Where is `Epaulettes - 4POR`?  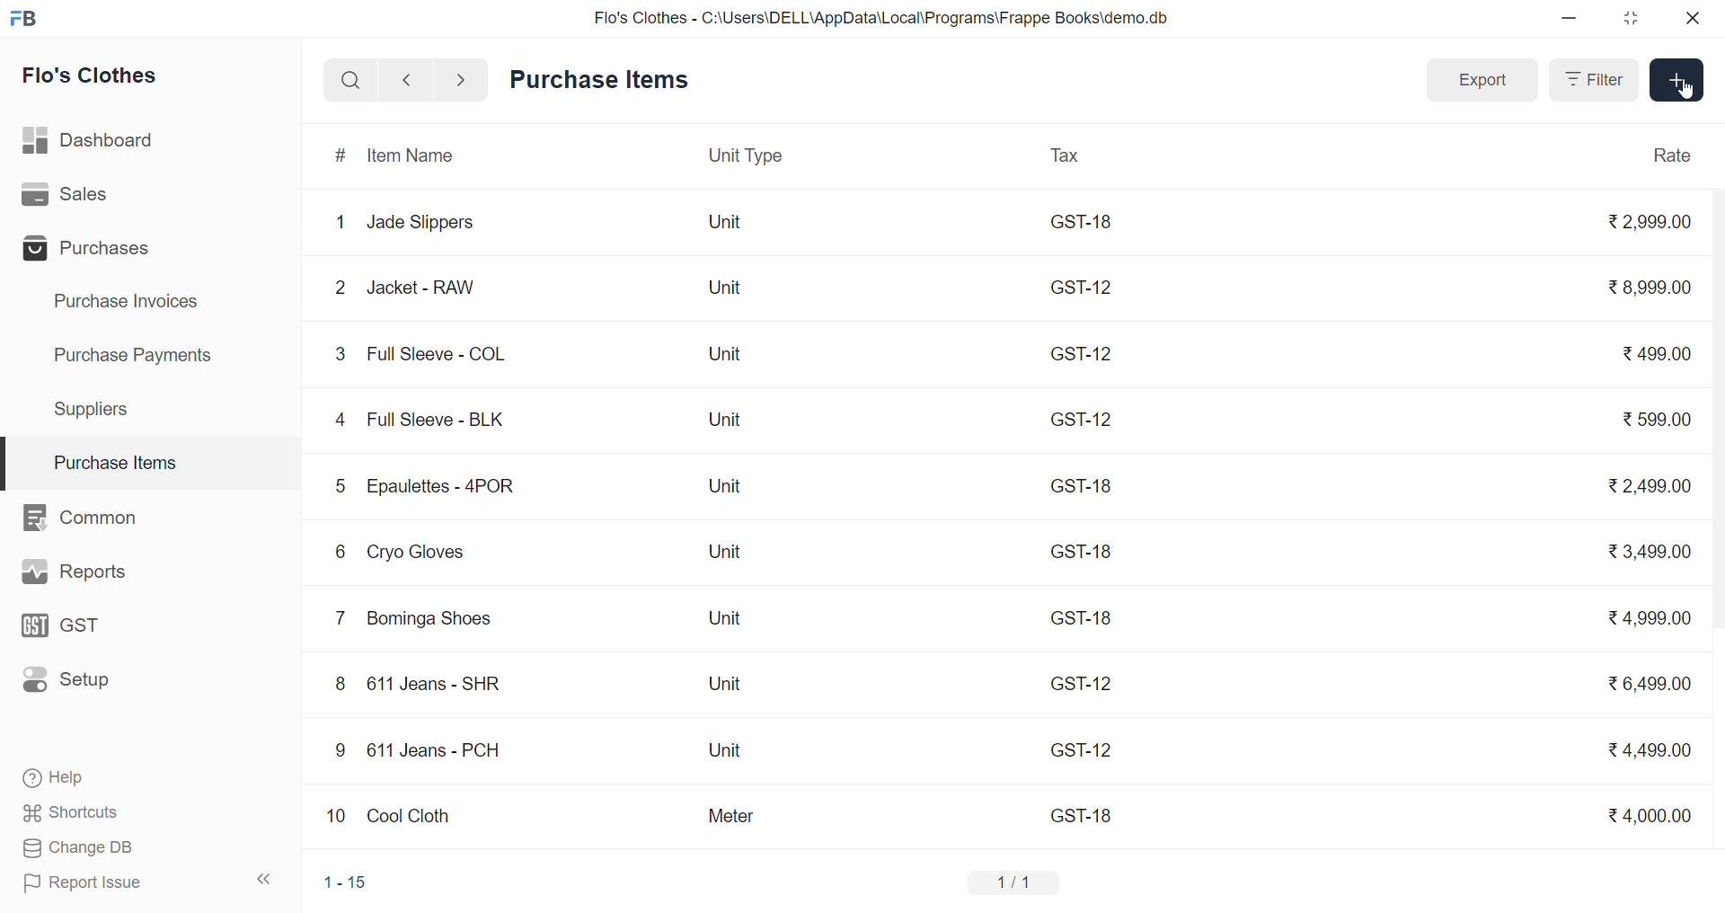 Epaulettes - 4POR is located at coordinates (443, 487).